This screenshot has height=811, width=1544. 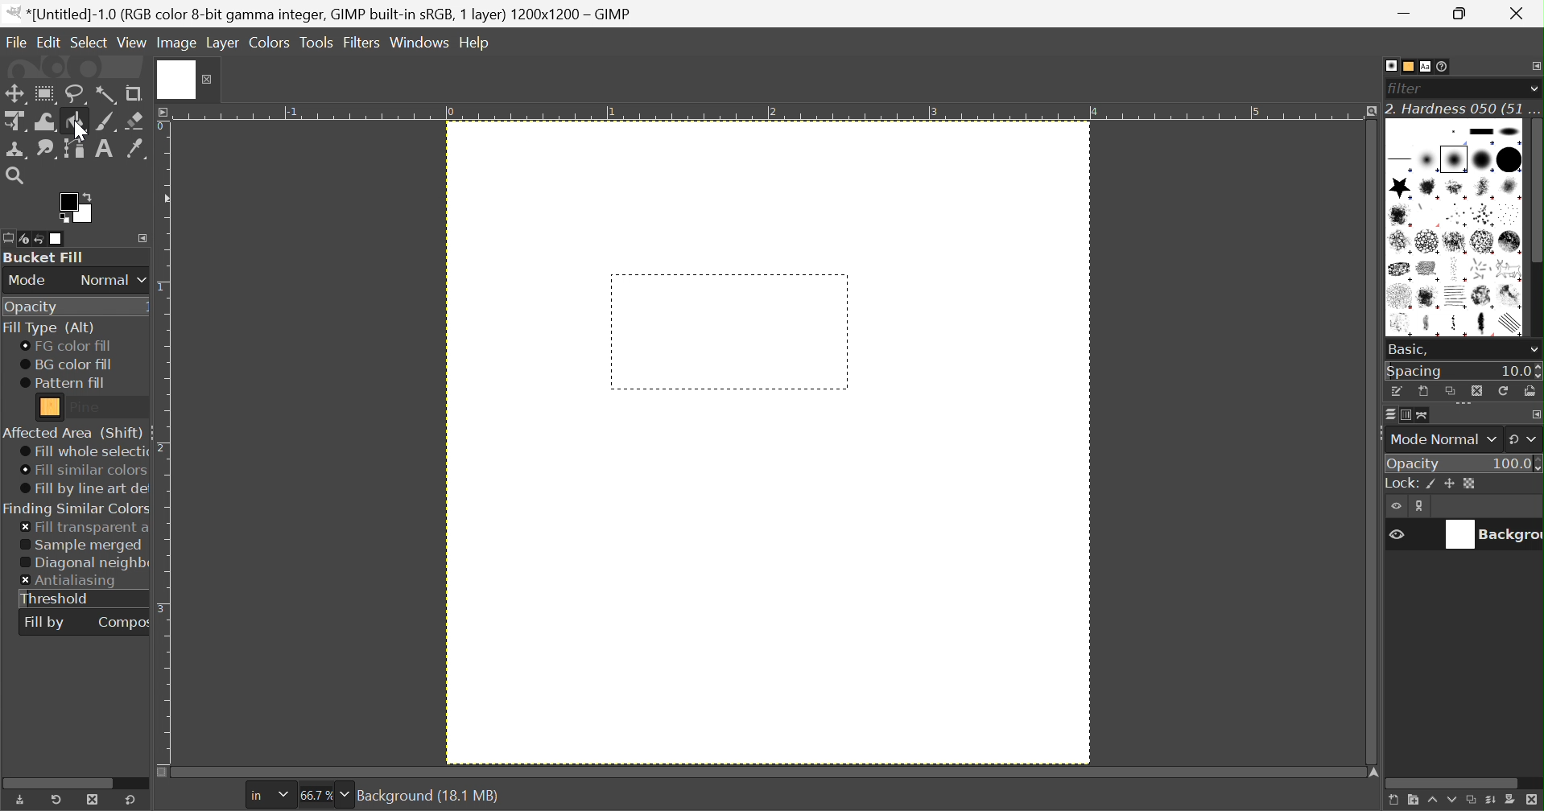 What do you see at coordinates (1481, 159) in the screenshot?
I see `Hardness 050` at bounding box center [1481, 159].